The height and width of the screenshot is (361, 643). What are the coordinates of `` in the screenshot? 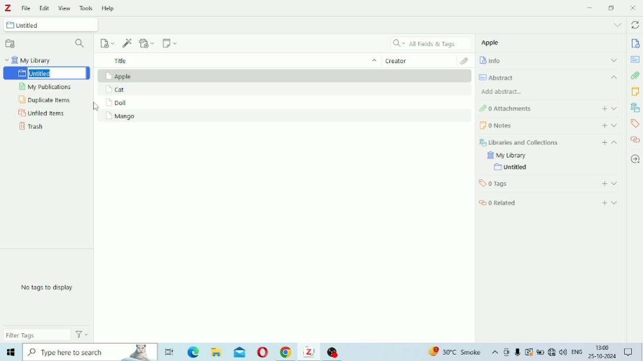 It's located at (451, 351).